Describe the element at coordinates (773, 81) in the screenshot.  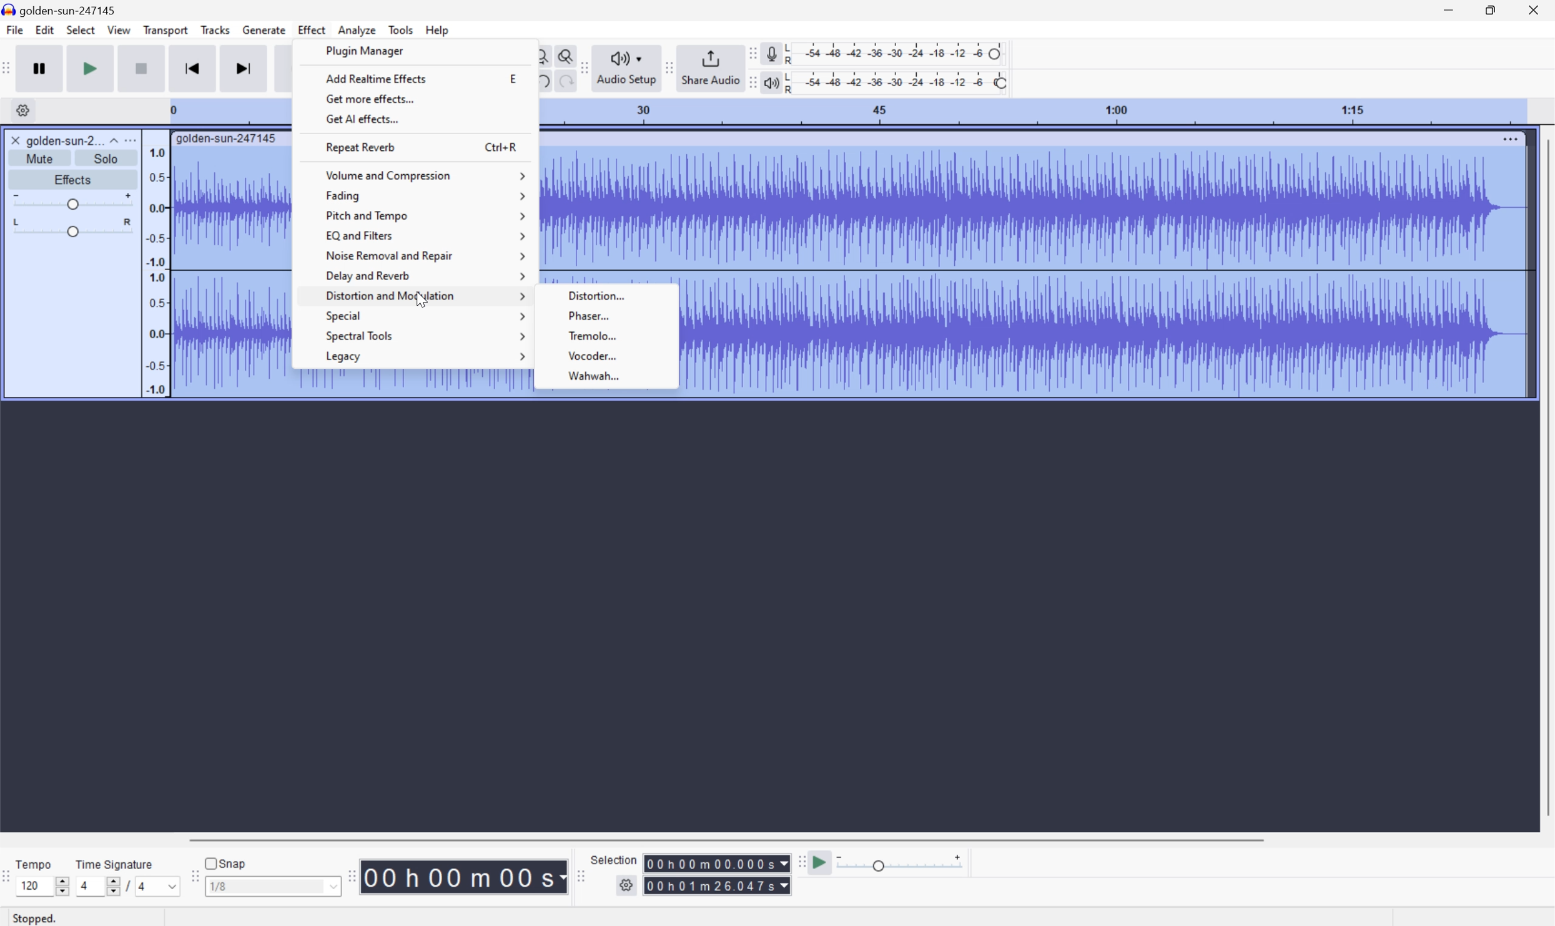
I see `Playback meter` at that location.